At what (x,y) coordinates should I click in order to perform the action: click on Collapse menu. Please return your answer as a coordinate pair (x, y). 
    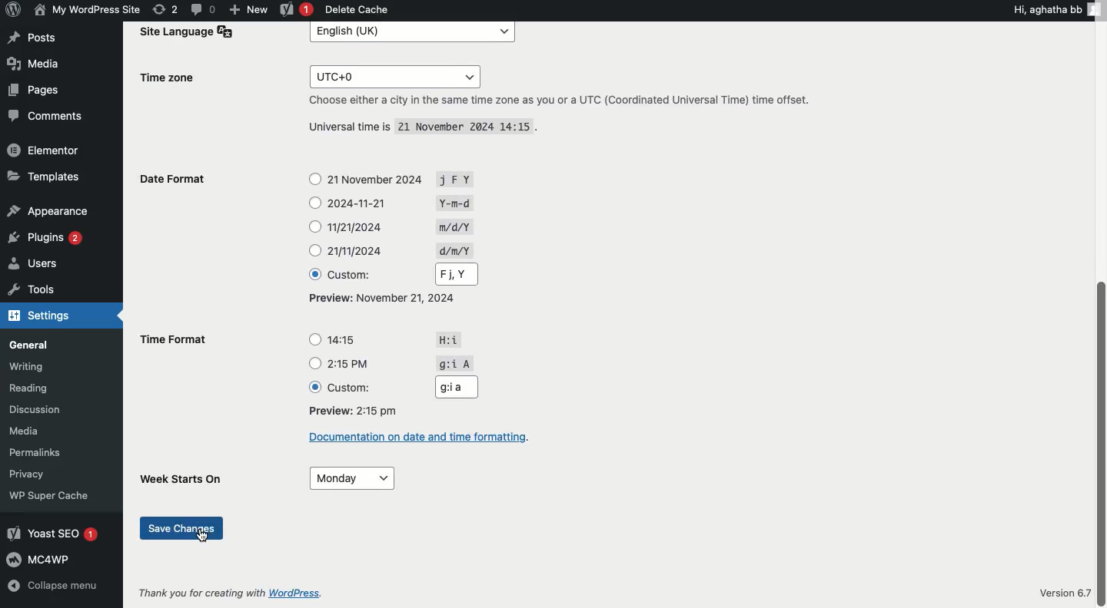
    Looking at the image, I should click on (56, 587).